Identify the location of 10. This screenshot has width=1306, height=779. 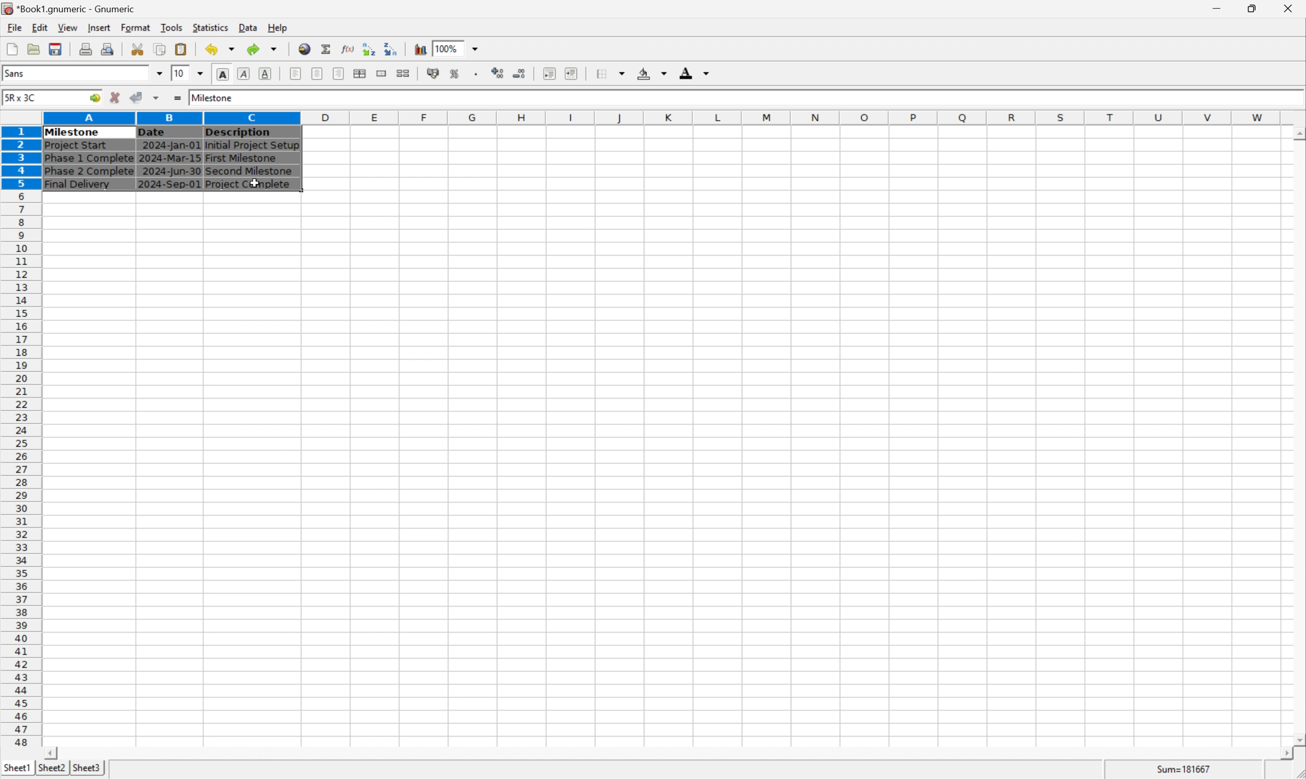
(178, 73).